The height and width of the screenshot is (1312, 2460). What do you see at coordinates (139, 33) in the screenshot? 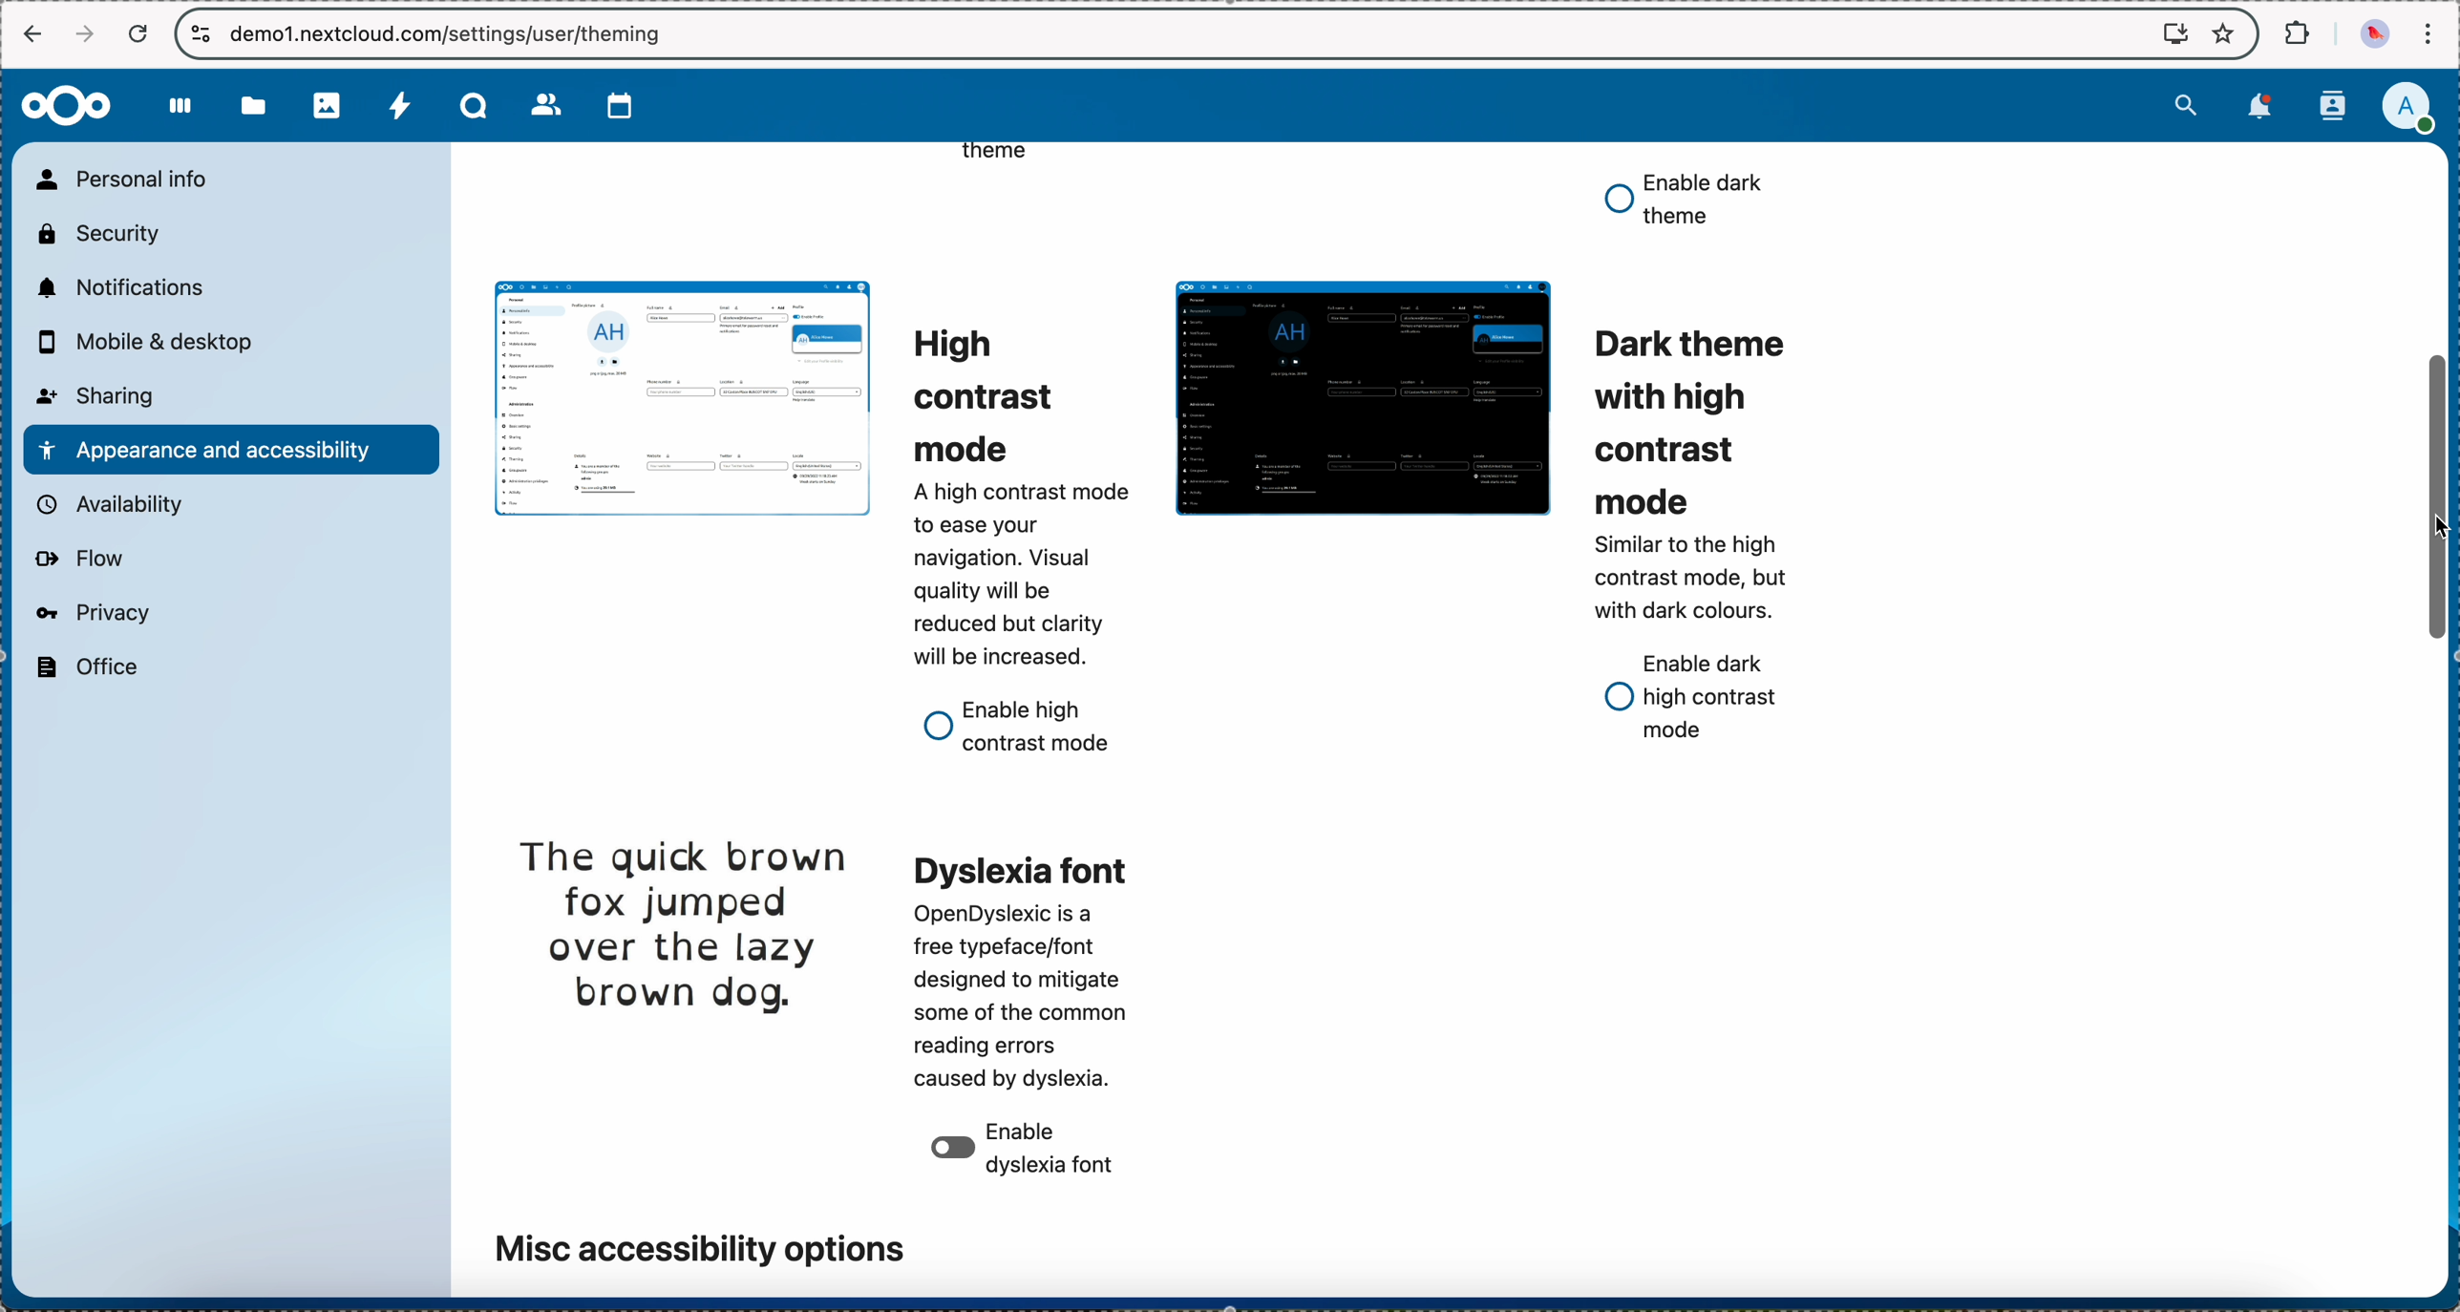
I see `refresh the page` at bounding box center [139, 33].